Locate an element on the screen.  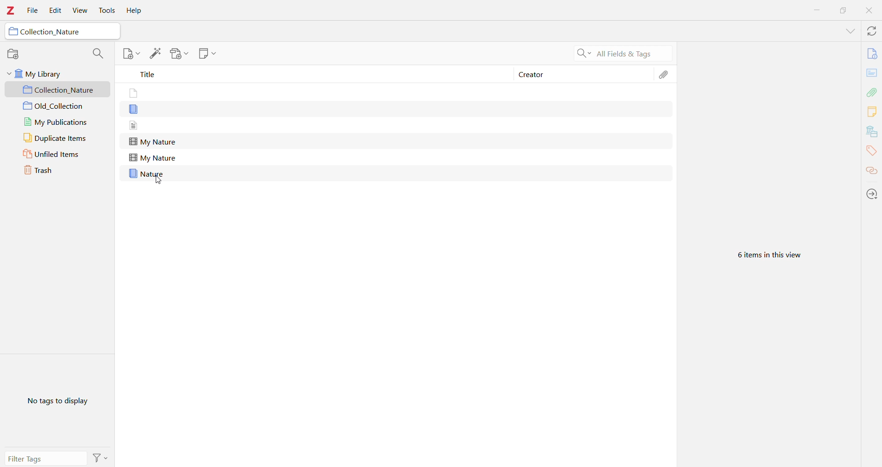
Sync with zotero.org is located at coordinates (872, 32).